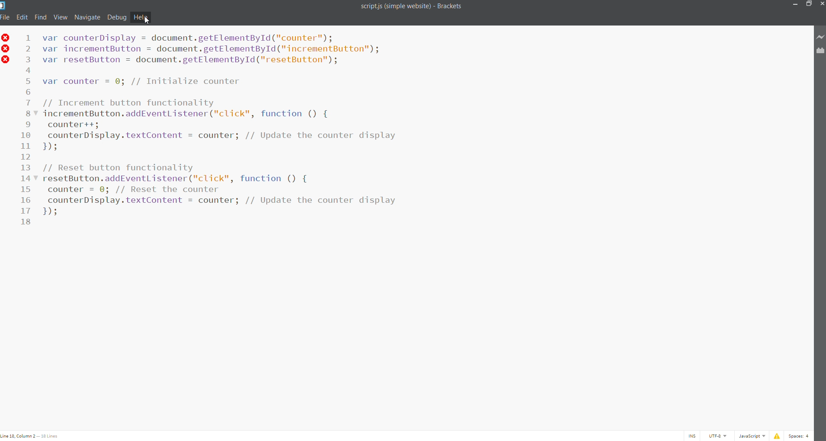  I want to click on error status, so click(6, 51).